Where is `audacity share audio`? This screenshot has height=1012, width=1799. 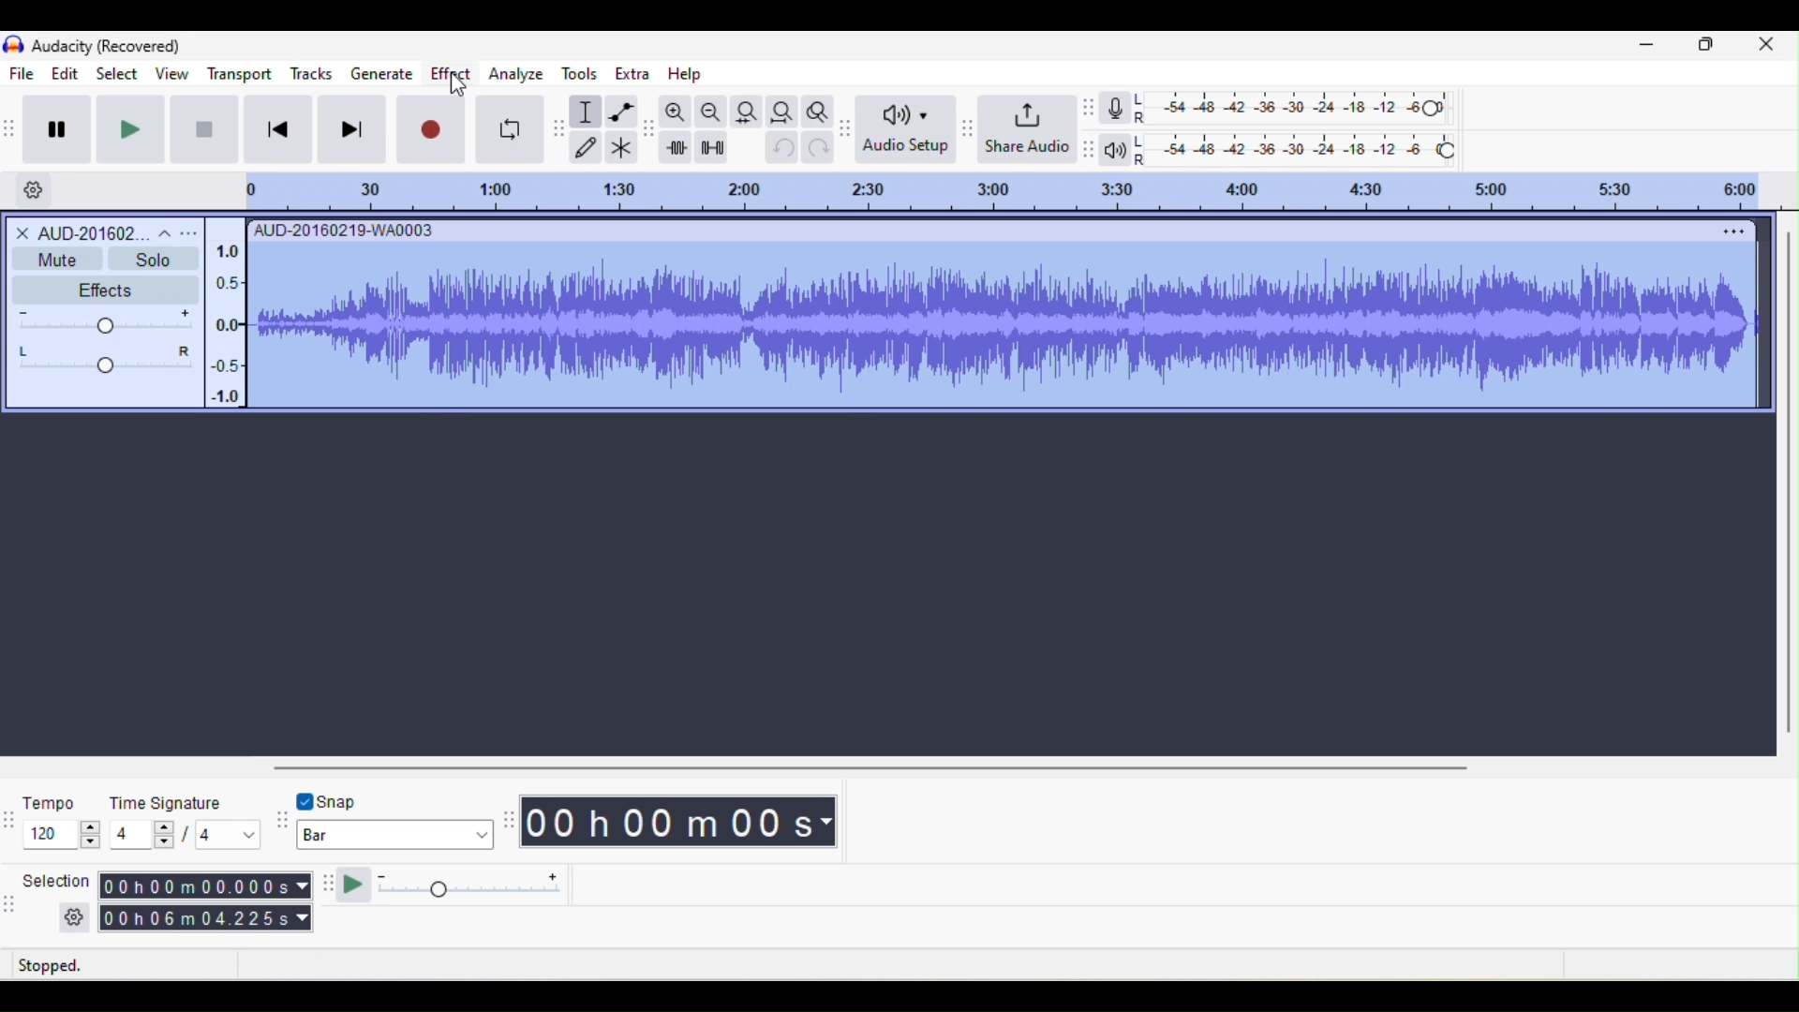
audacity share audio is located at coordinates (965, 128).